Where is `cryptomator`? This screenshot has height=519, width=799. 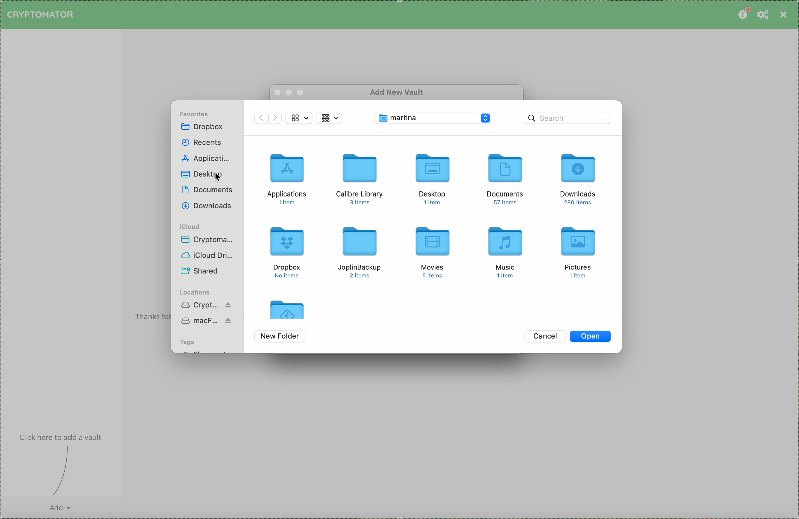
cryptomator is located at coordinates (207, 308).